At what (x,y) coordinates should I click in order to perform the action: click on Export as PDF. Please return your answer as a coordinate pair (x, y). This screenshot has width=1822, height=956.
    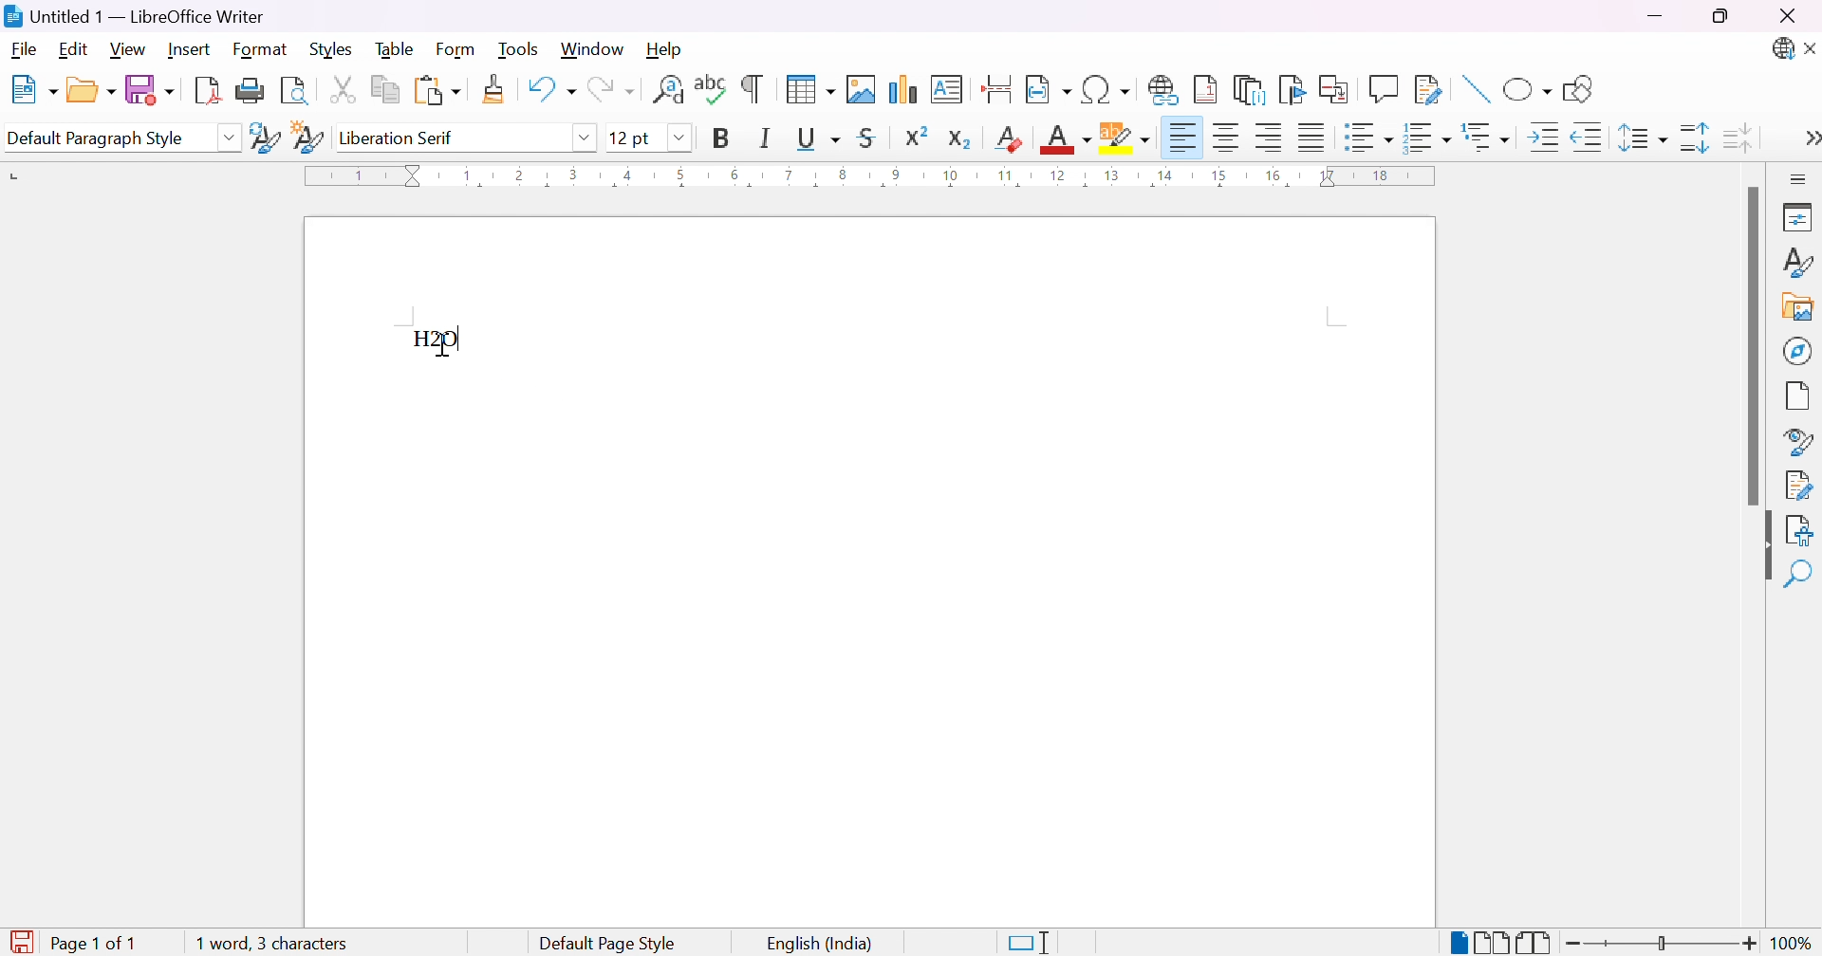
    Looking at the image, I should click on (206, 89).